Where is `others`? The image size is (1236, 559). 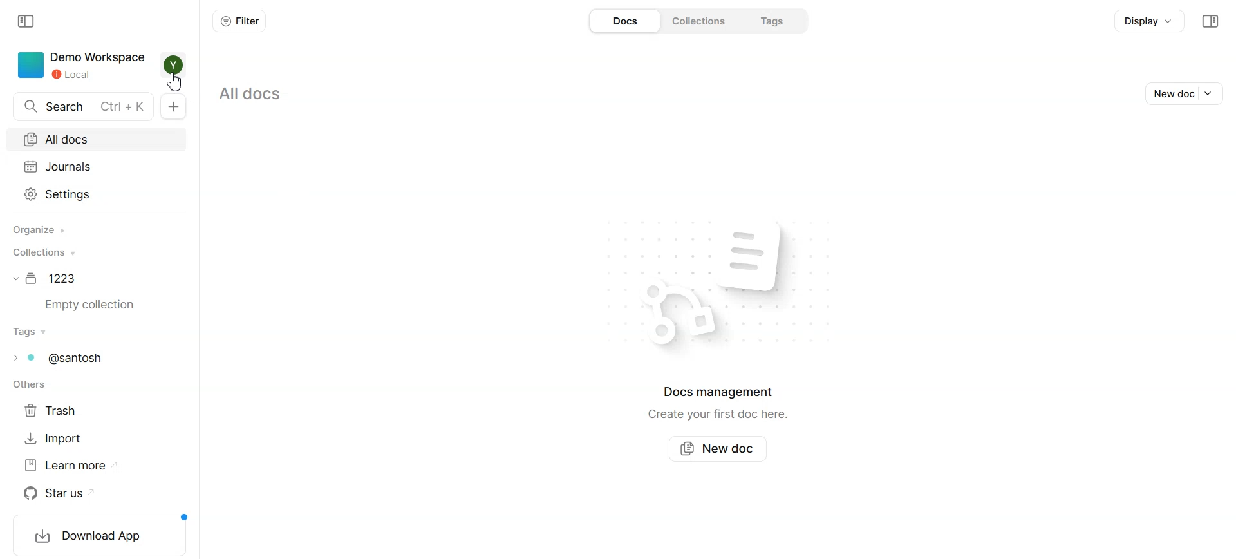 others is located at coordinates (27, 384).